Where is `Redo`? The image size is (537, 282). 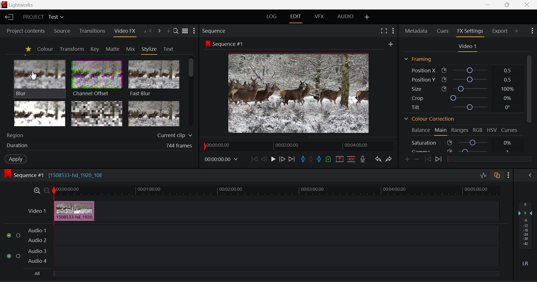
Redo is located at coordinates (388, 159).